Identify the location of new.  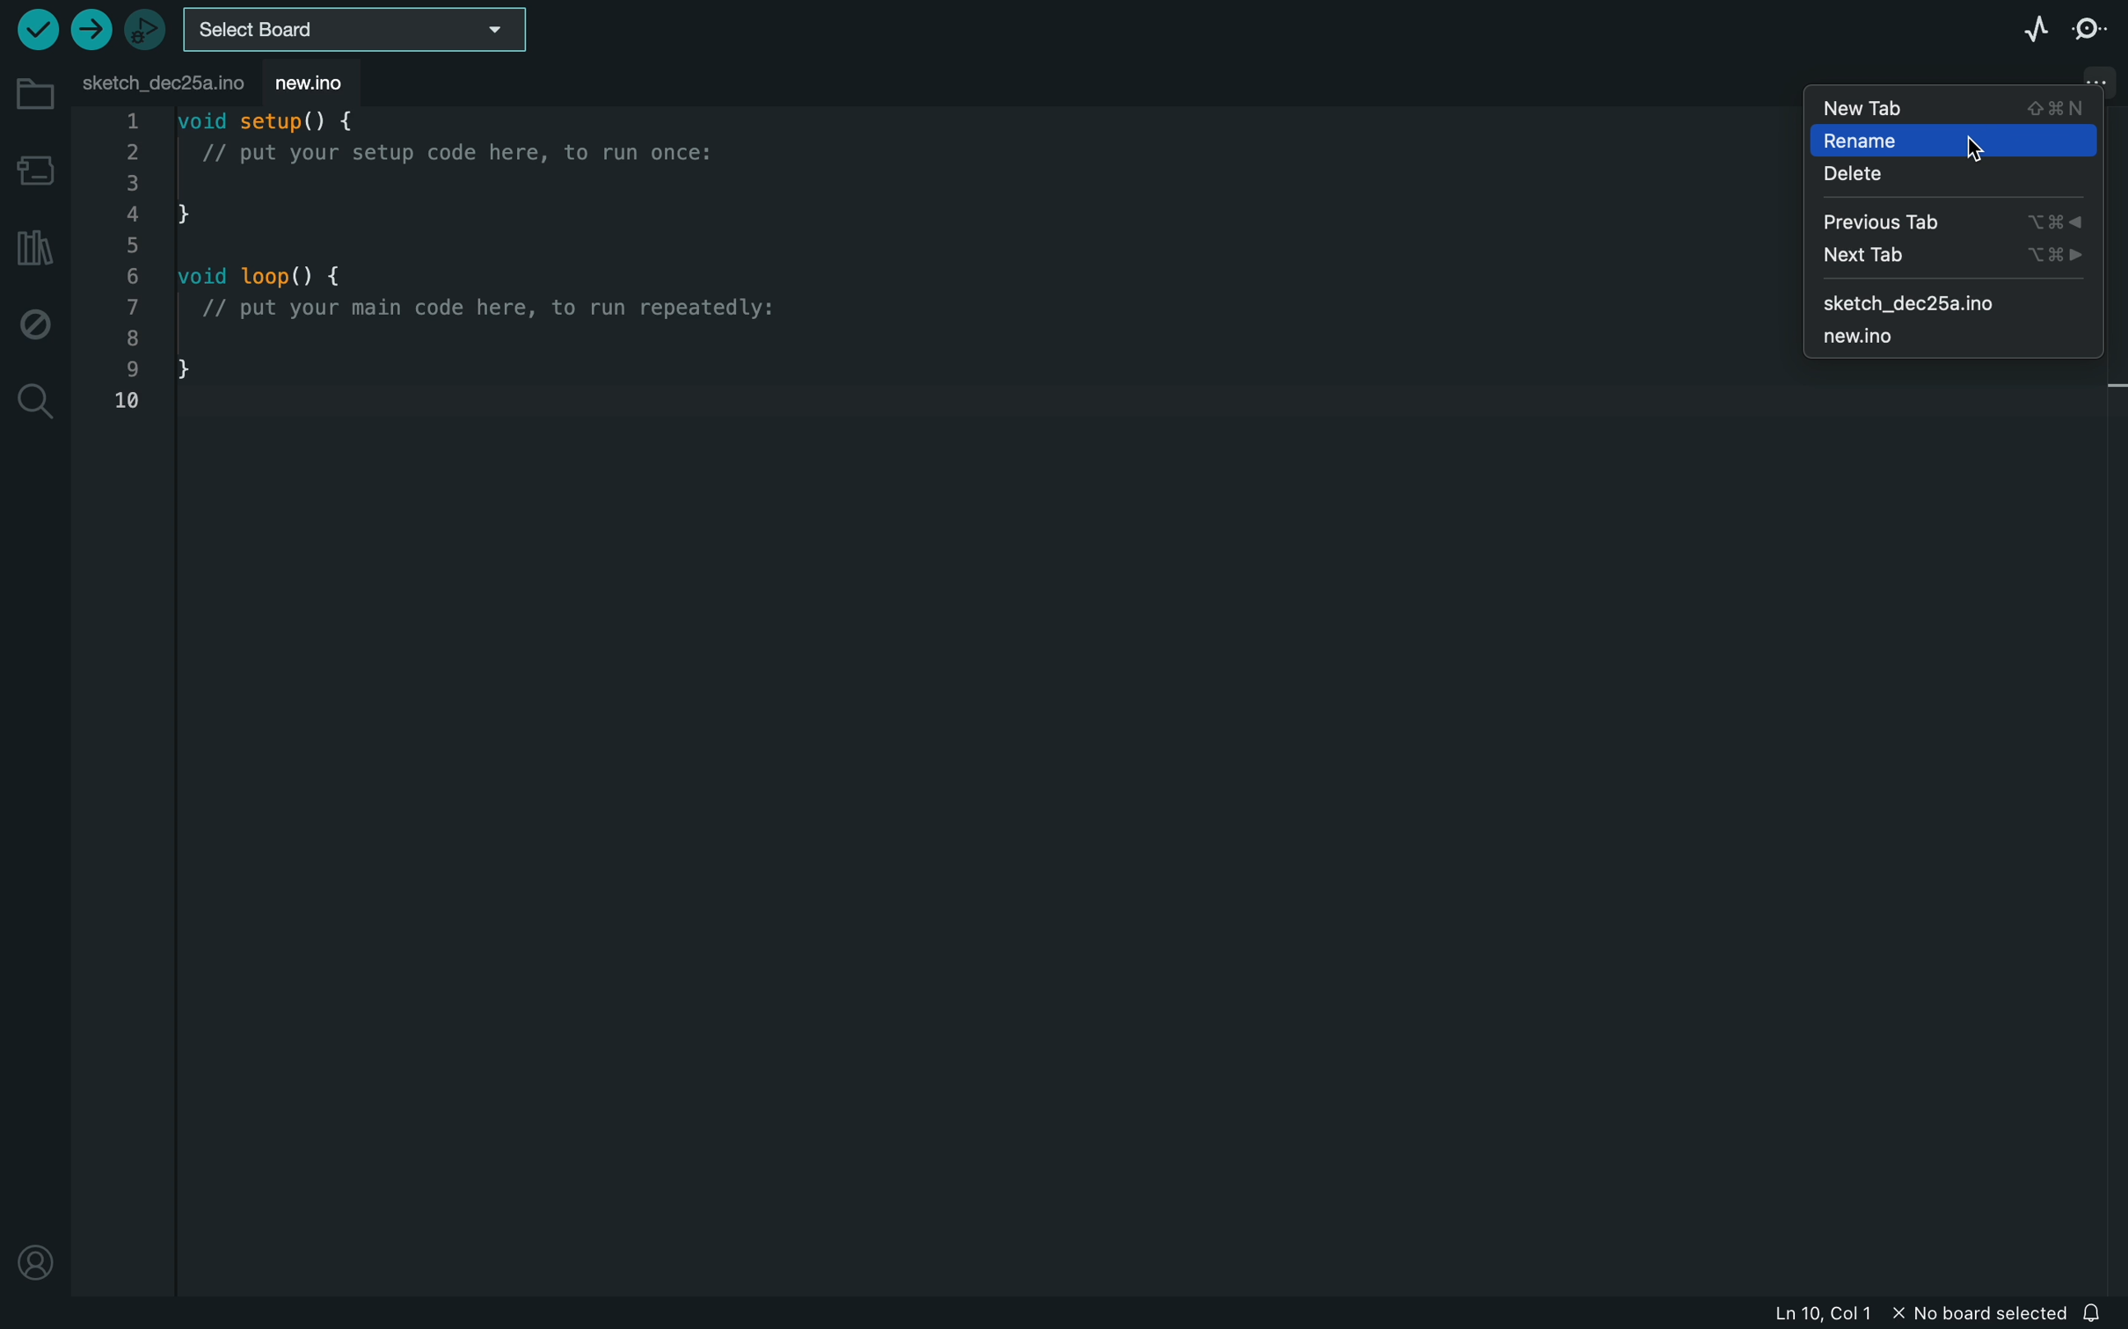
(1953, 340).